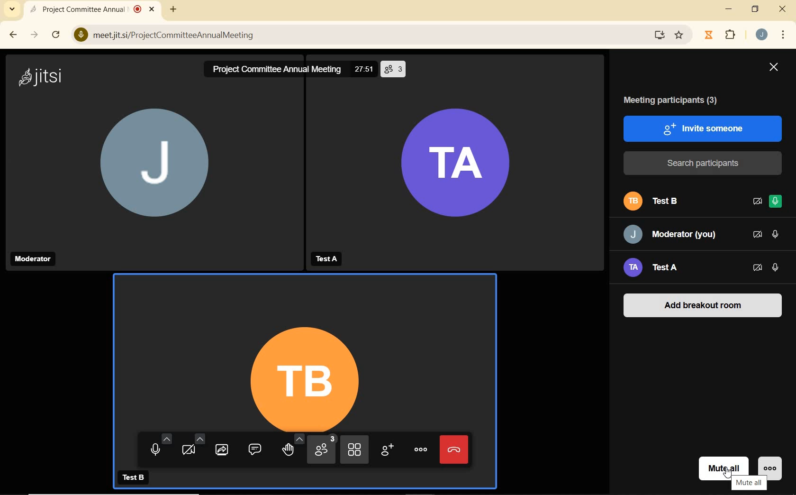 Image resolution: width=796 pixels, height=495 pixels. Describe the element at coordinates (763, 35) in the screenshot. I see `ACCOUNT` at that location.